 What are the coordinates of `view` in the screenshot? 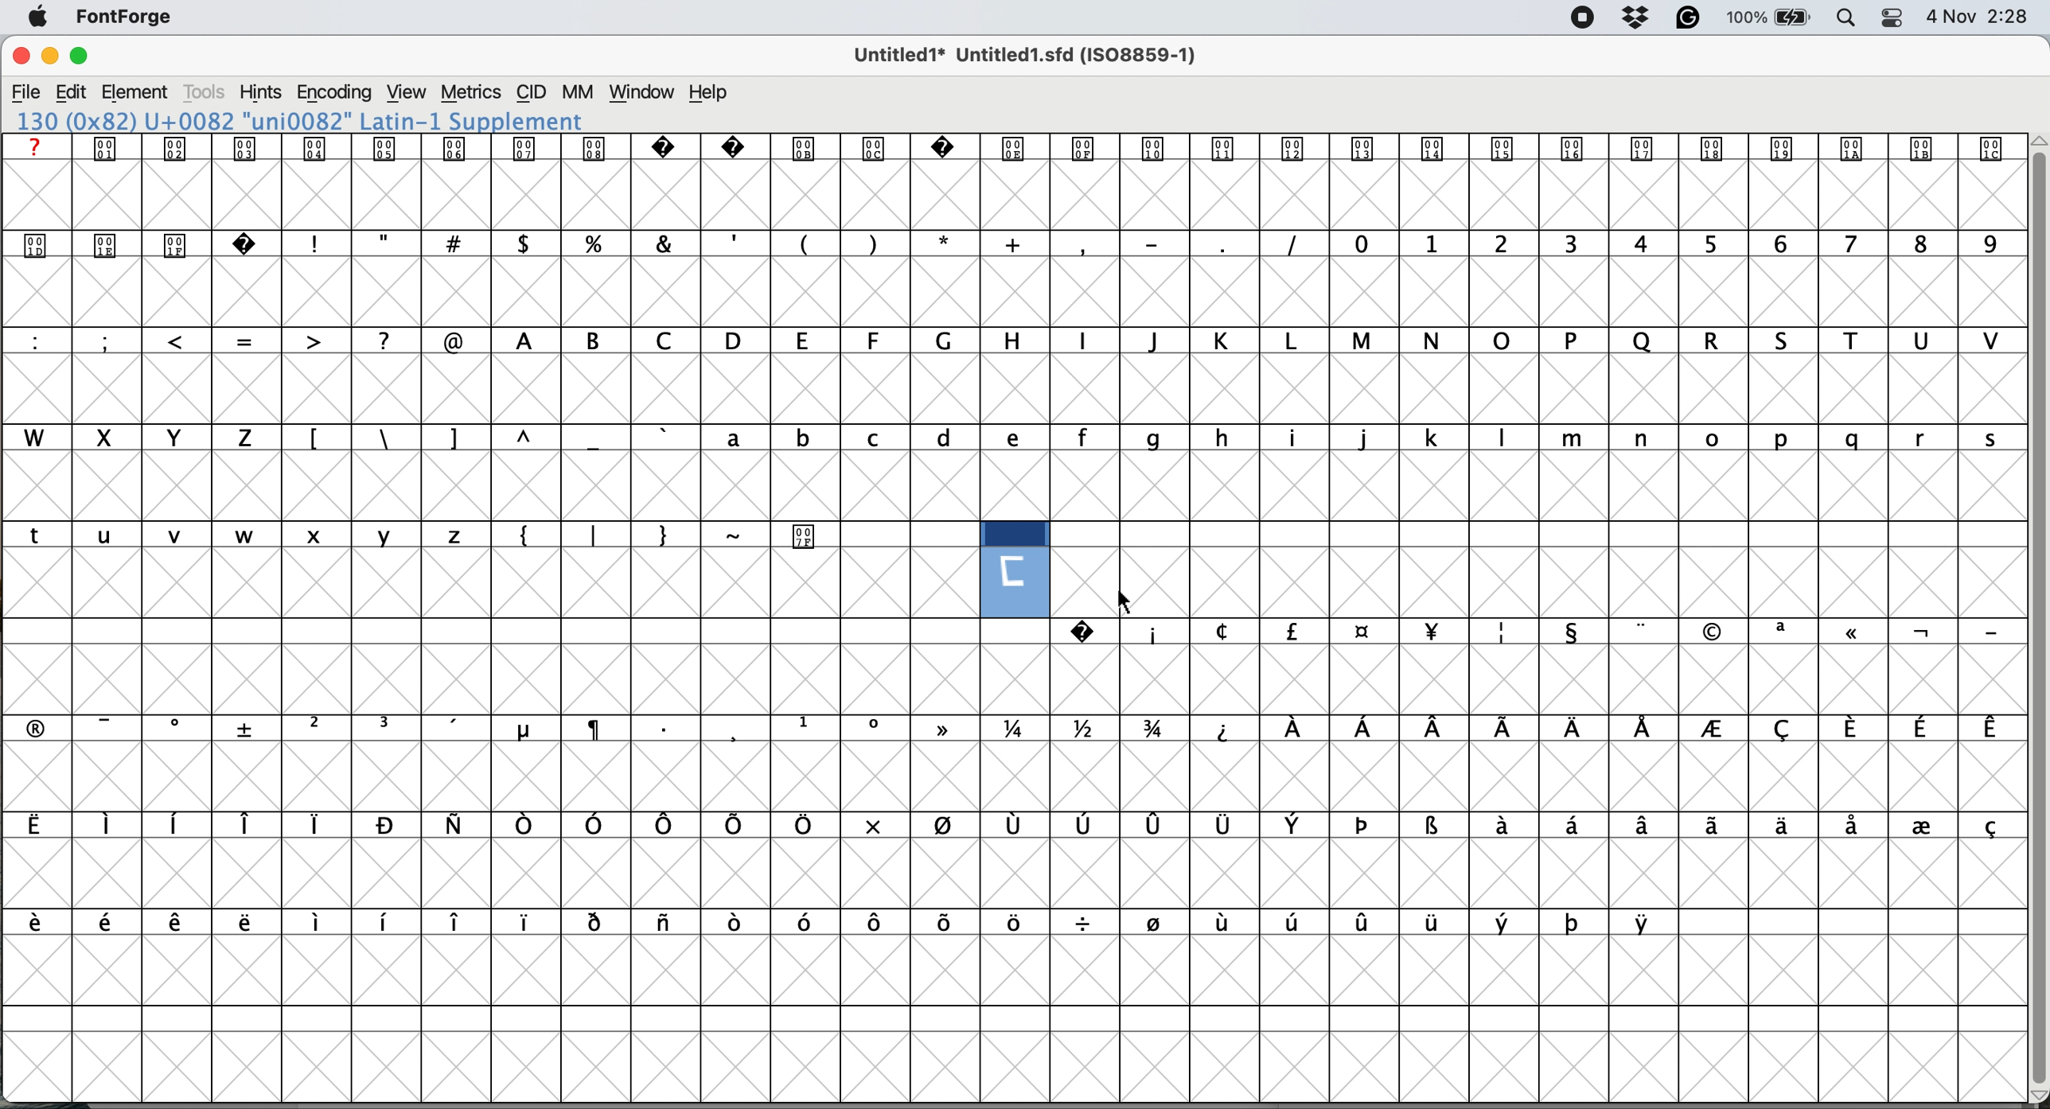 It's located at (409, 92).